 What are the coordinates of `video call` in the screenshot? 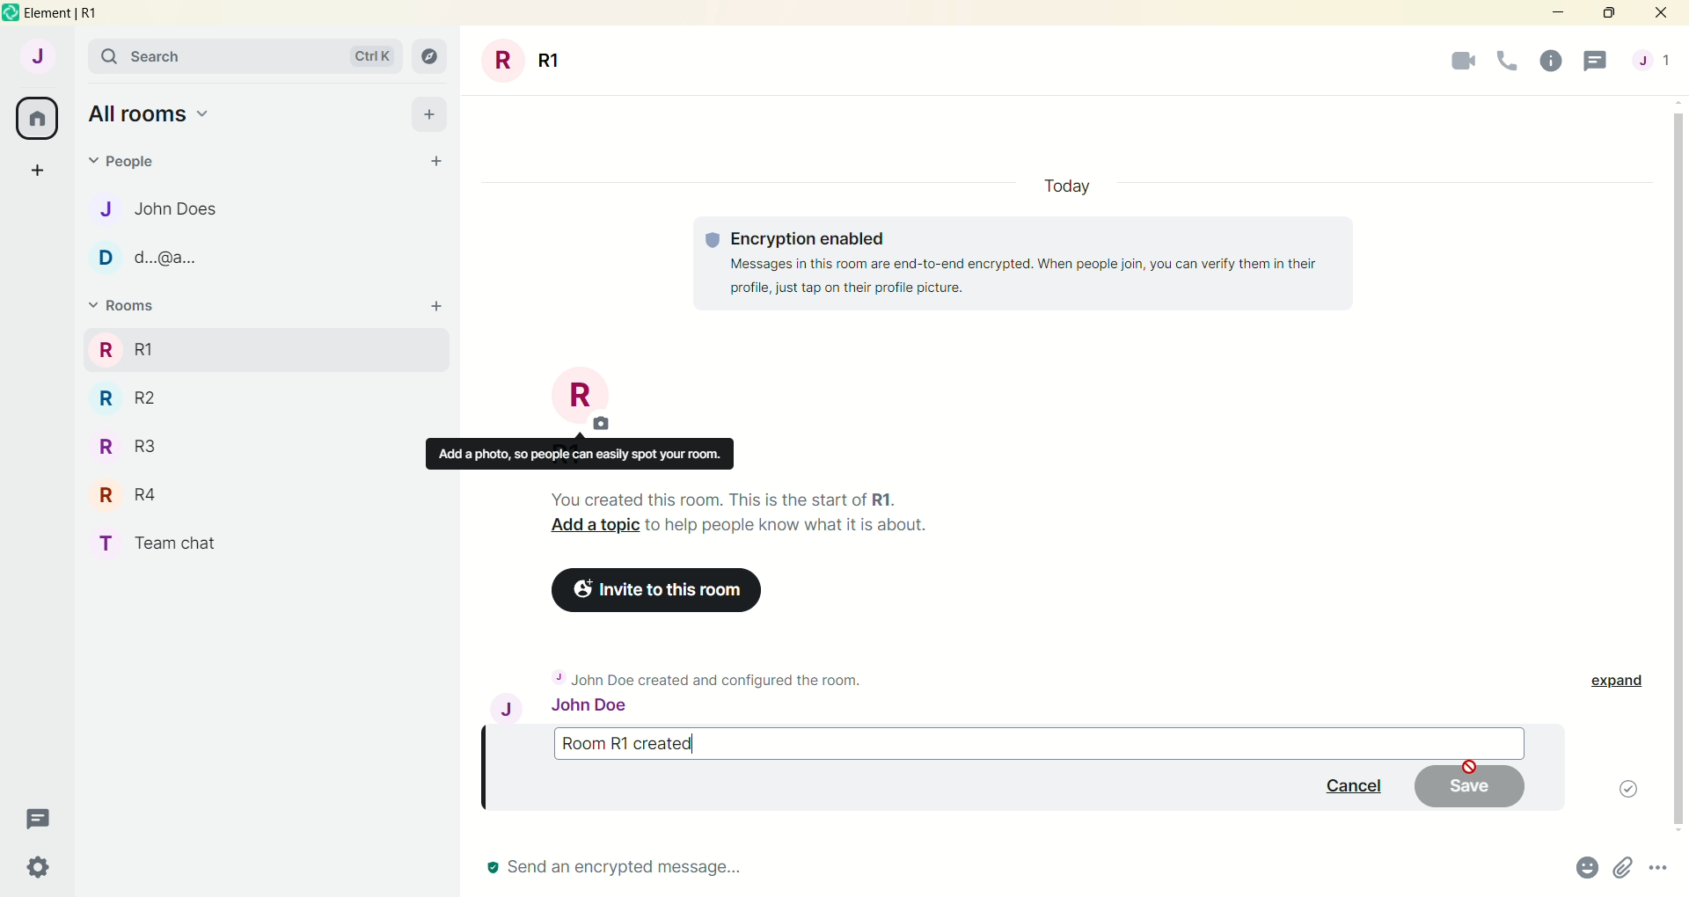 It's located at (1461, 62).